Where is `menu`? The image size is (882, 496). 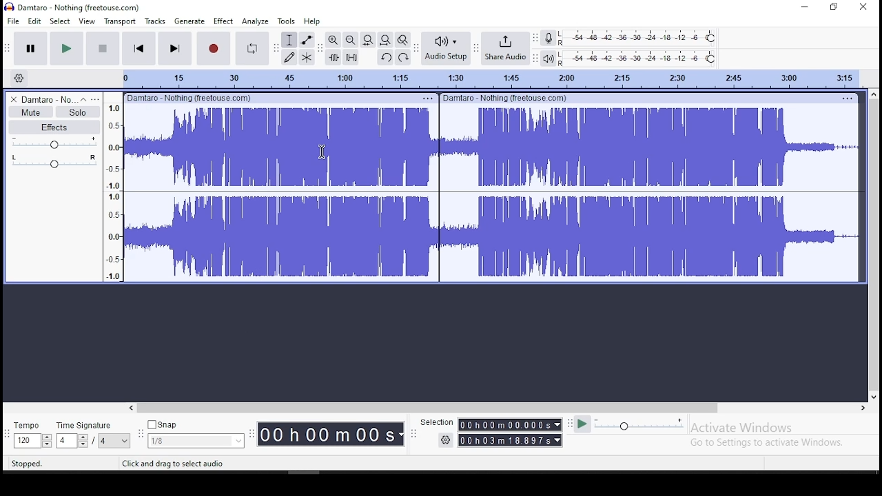
menu is located at coordinates (845, 98).